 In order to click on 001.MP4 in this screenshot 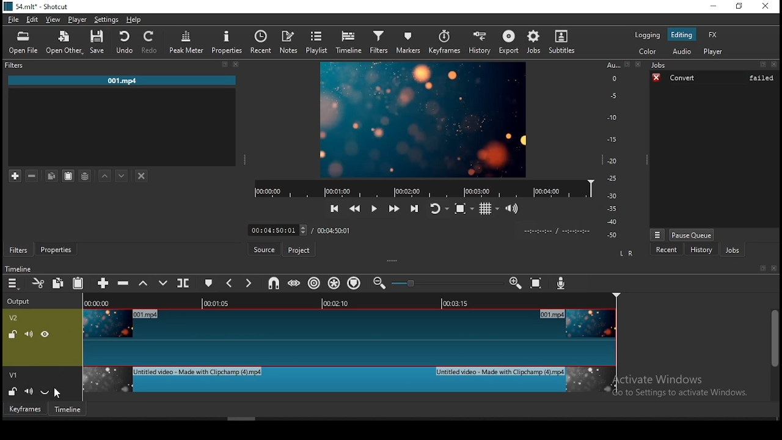, I will do `click(122, 81)`.